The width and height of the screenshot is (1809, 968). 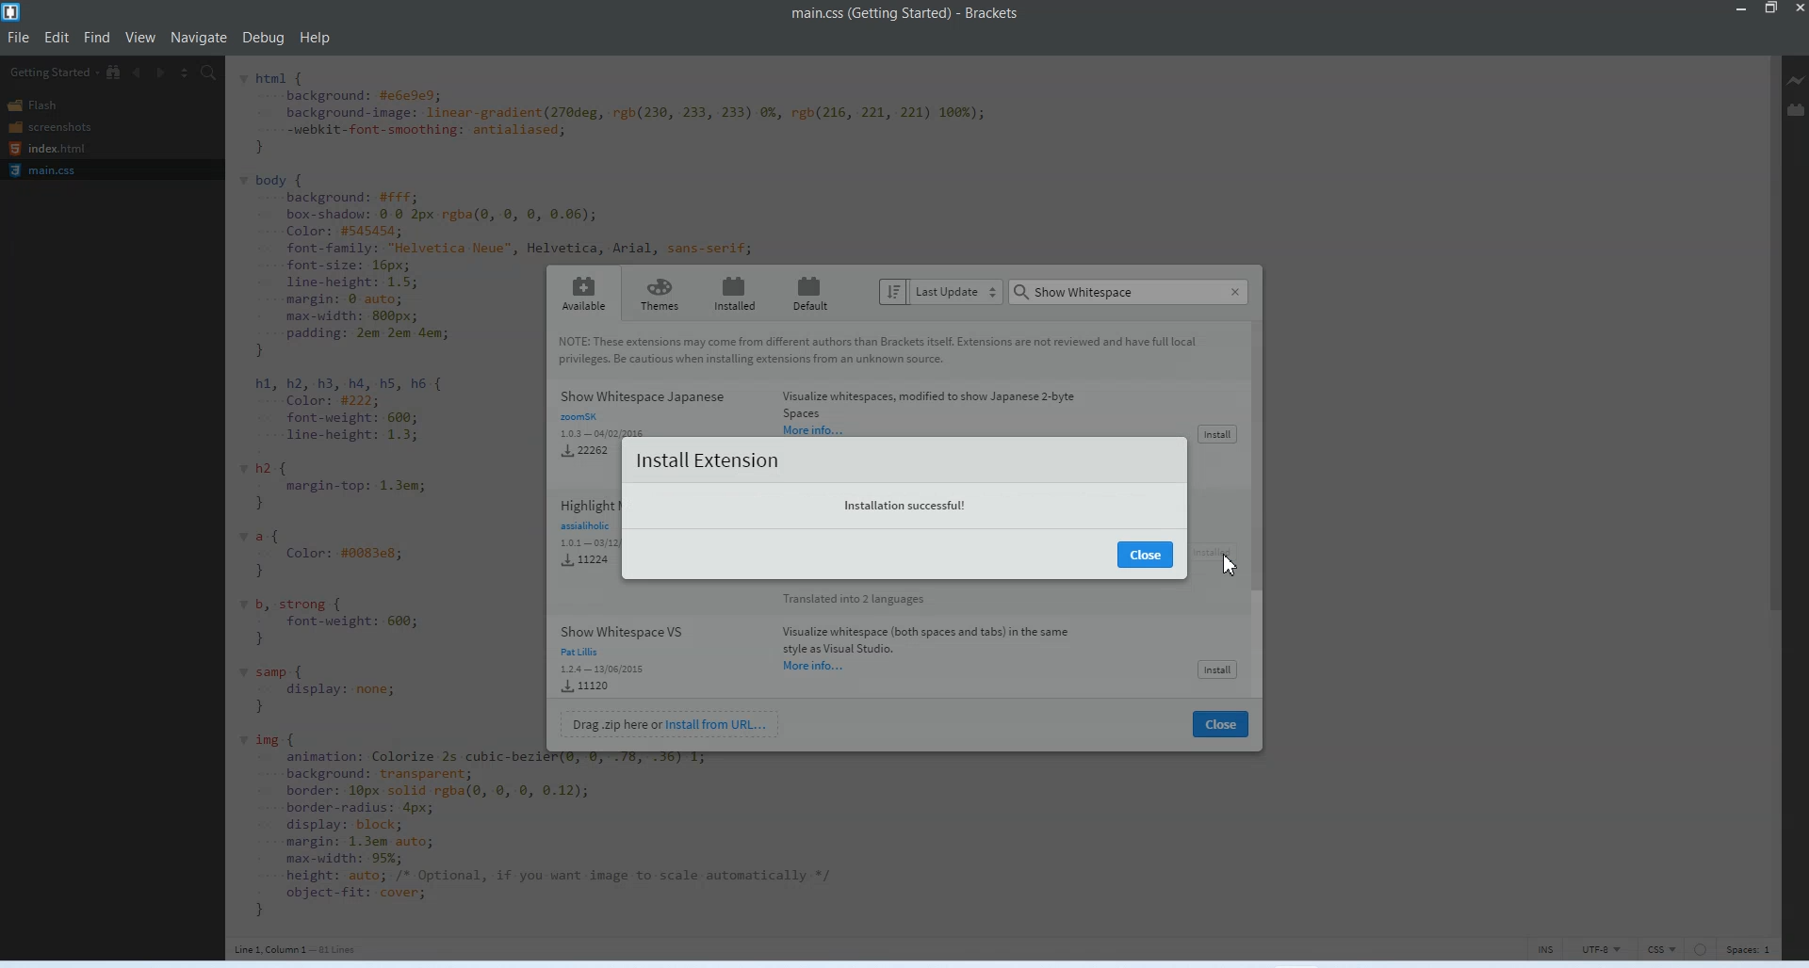 What do you see at coordinates (1770, 495) in the screenshot?
I see `Vertical Scroll bar` at bounding box center [1770, 495].